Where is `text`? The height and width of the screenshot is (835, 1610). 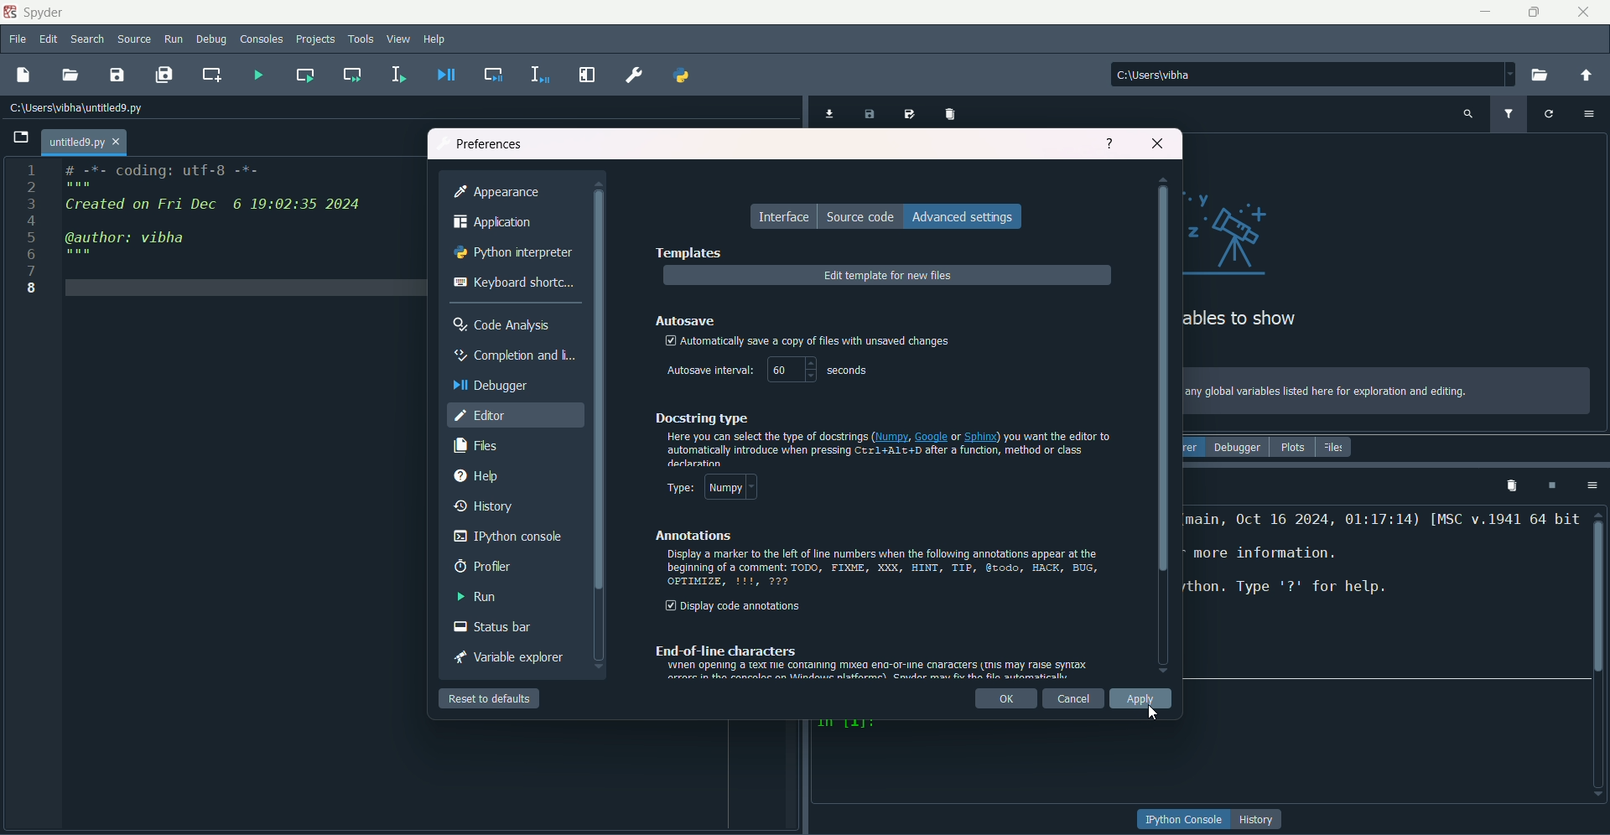 text is located at coordinates (885, 570).